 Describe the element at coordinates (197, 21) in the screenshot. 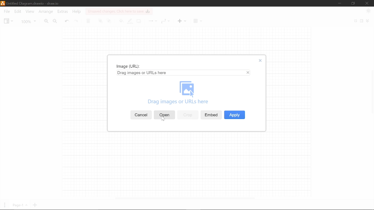

I see `Table` at that location.